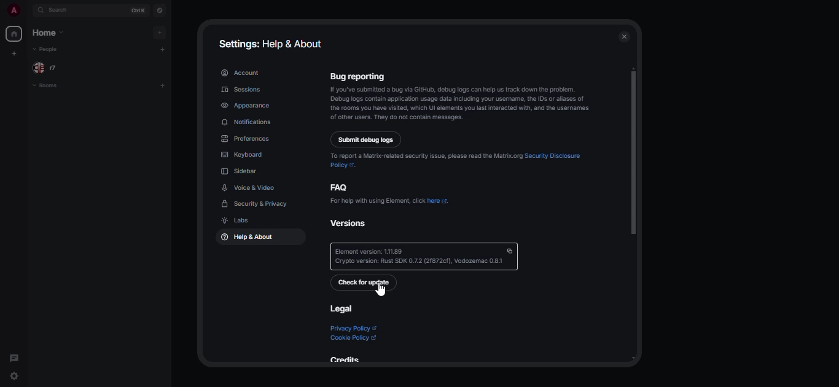  What do you see at coordinates (241, 171) in the screenshot?
I see `sidebar` at bounding box center [241, 171].